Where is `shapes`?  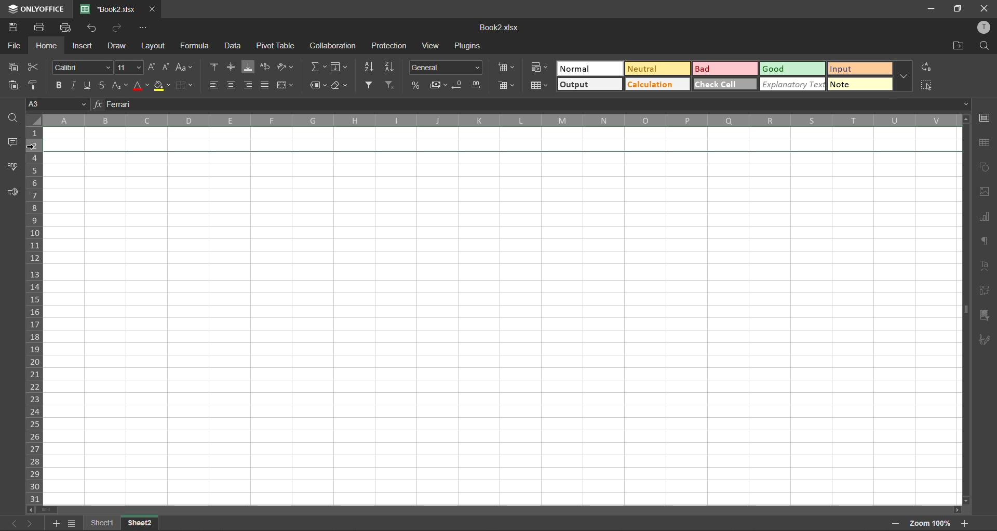 shapes is located at coordinates (982, 168).